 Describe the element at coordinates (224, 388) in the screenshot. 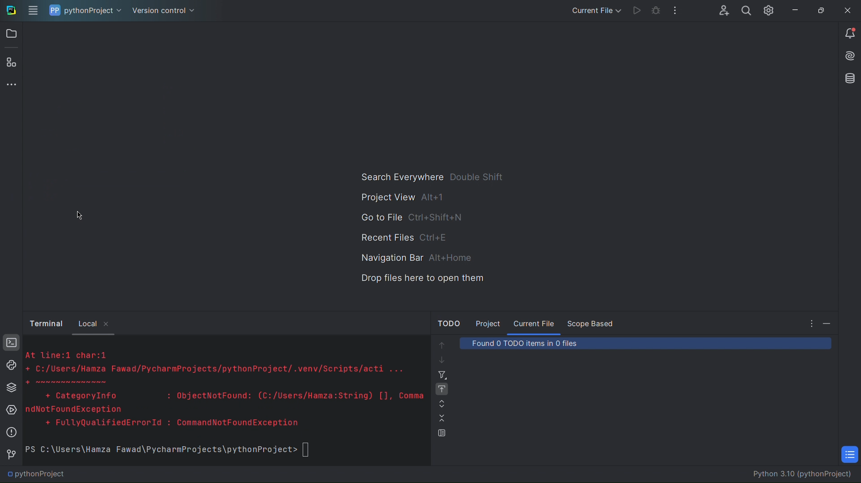

I see `\At line:1 char:1+ C:/Users/Hamza Fawad/PycharmProjects/pythonProject/.venv/Scripts/acti ...SEER+ CategoryInfo : ObjectNotFound: (C:/Users/Hamza:String) [], CommandNotFoundException+ FullyQualifiedErrorId : CommandNotFoundException ` at that location.